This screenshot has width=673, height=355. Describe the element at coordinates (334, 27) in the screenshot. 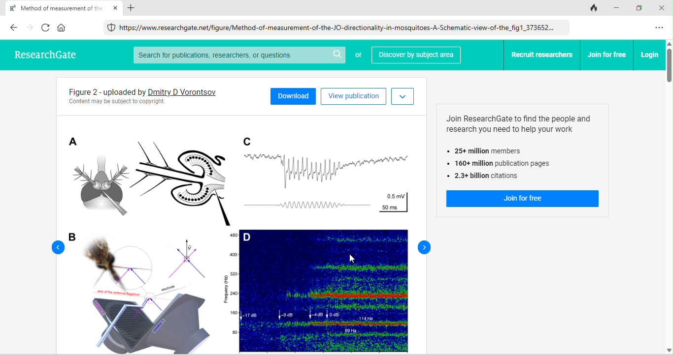

I see `https web link` at that location.